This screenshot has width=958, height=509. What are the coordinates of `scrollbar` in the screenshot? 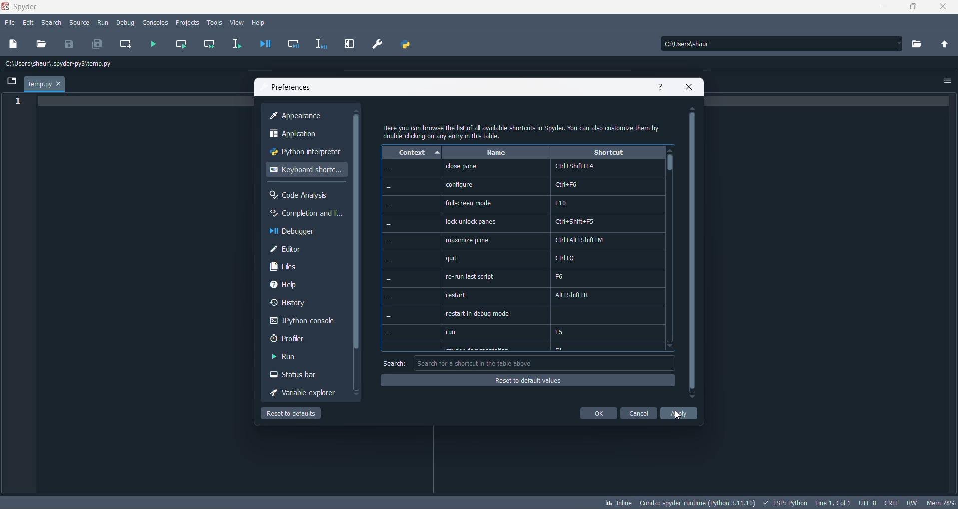 It's located at (692, 253).